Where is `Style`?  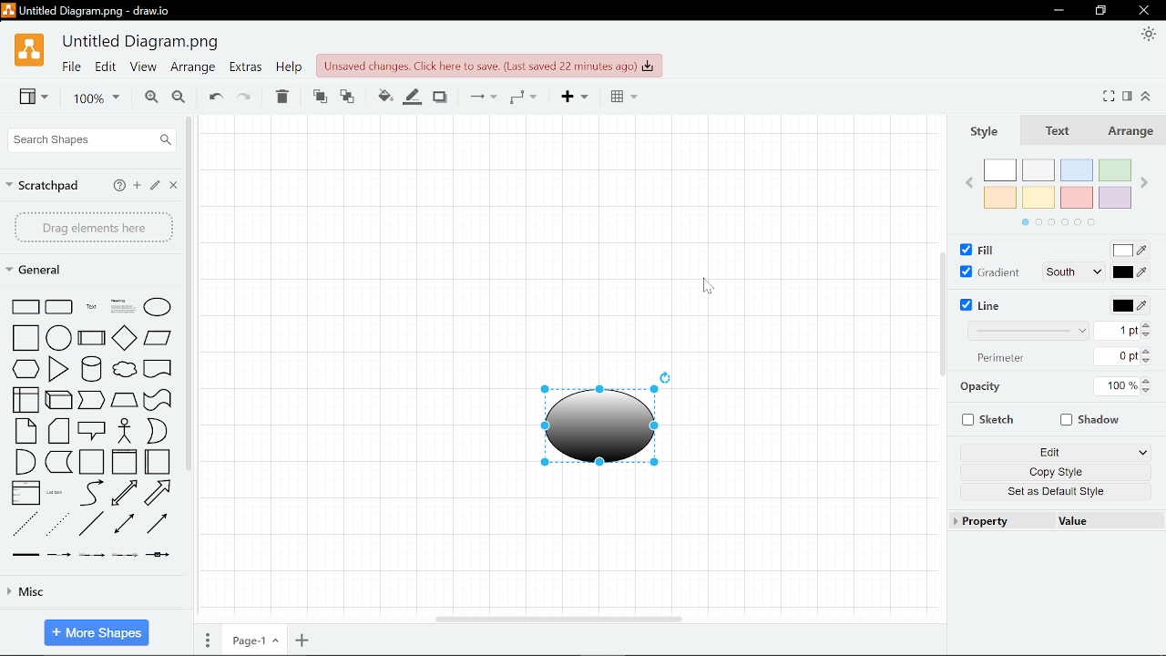
Style is located at coordinates (983, 133).